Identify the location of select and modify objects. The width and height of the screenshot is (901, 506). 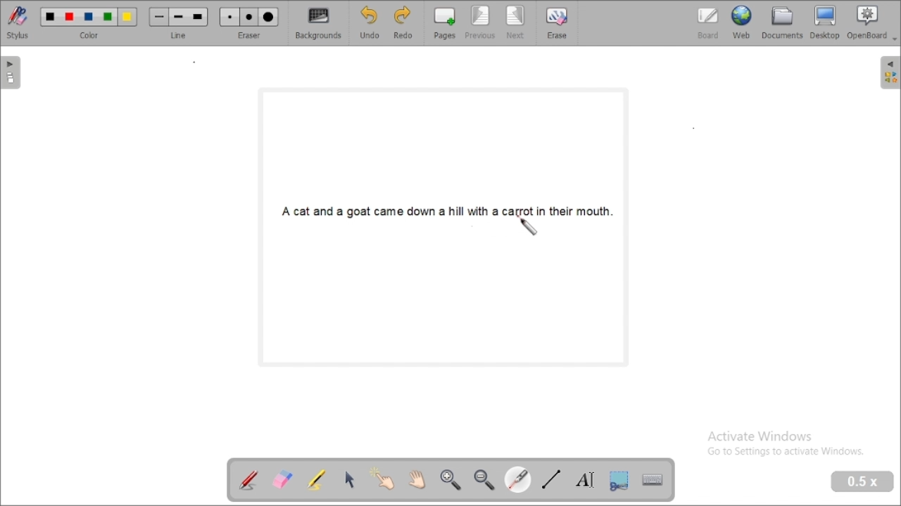
(349, 480).